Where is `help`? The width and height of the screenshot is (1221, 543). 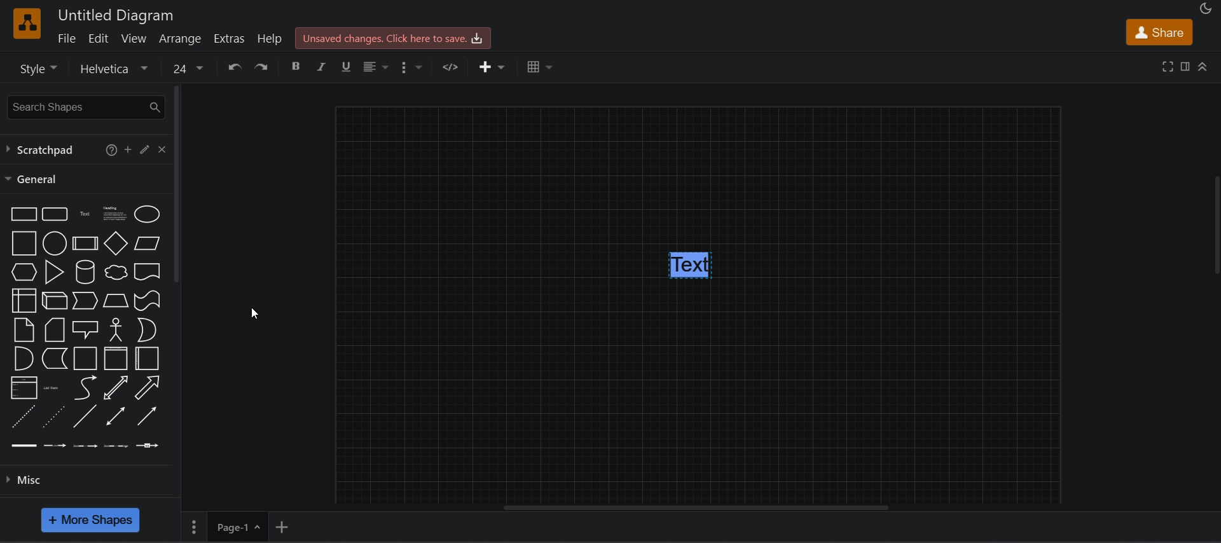 help is located at coordinates (111, 150).